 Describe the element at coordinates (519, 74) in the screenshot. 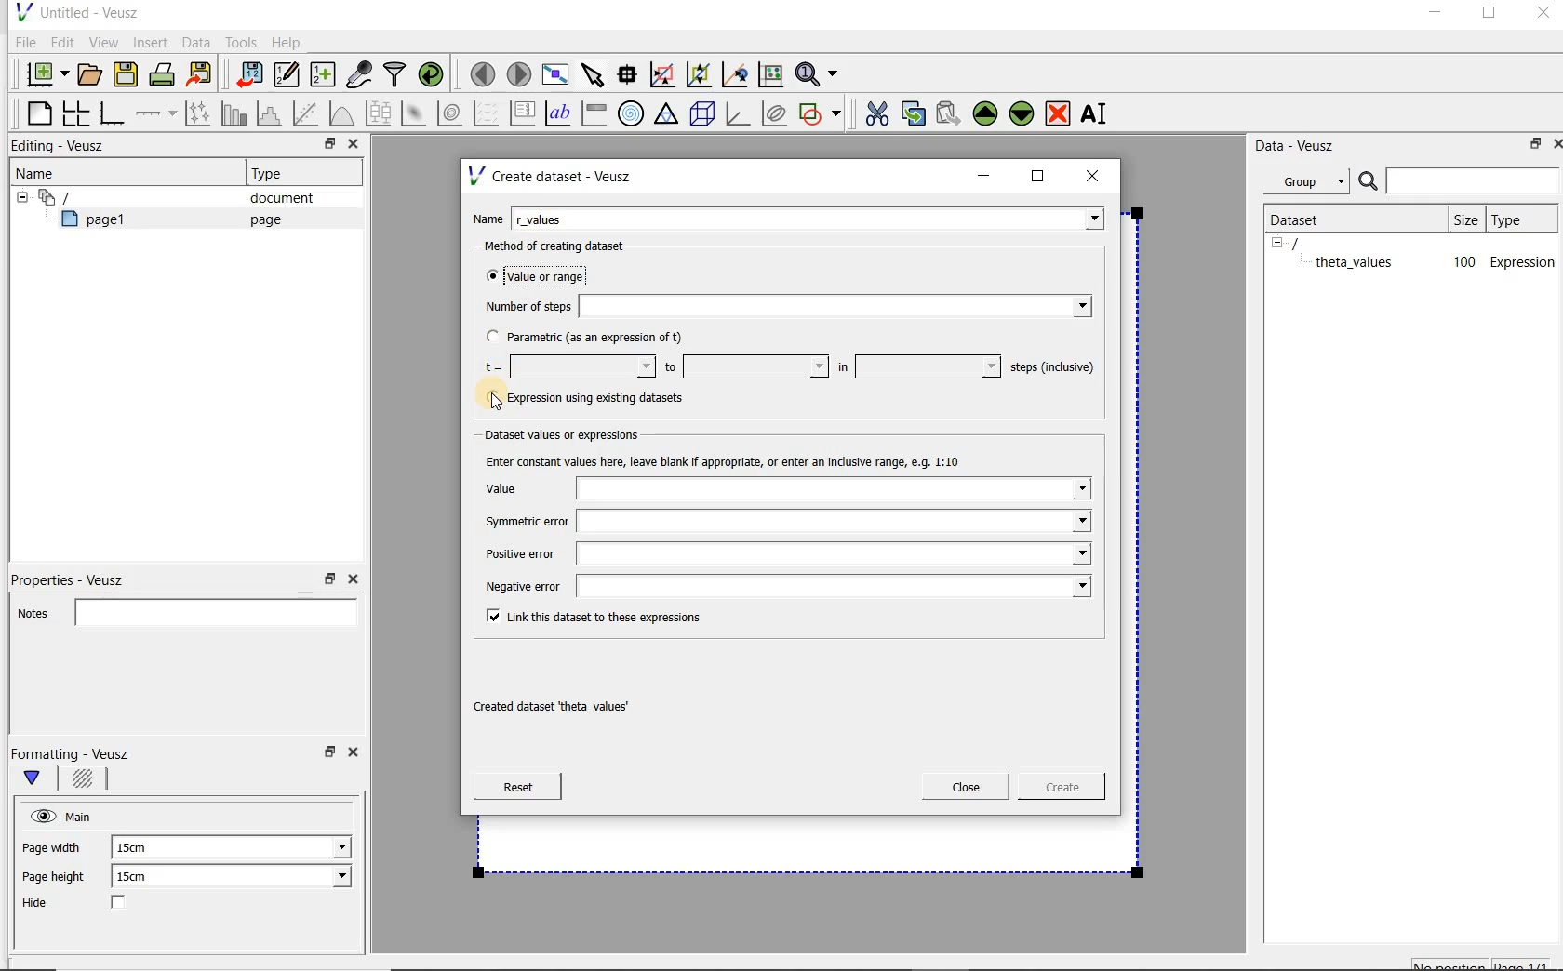

I see `move to the next page` at that location.